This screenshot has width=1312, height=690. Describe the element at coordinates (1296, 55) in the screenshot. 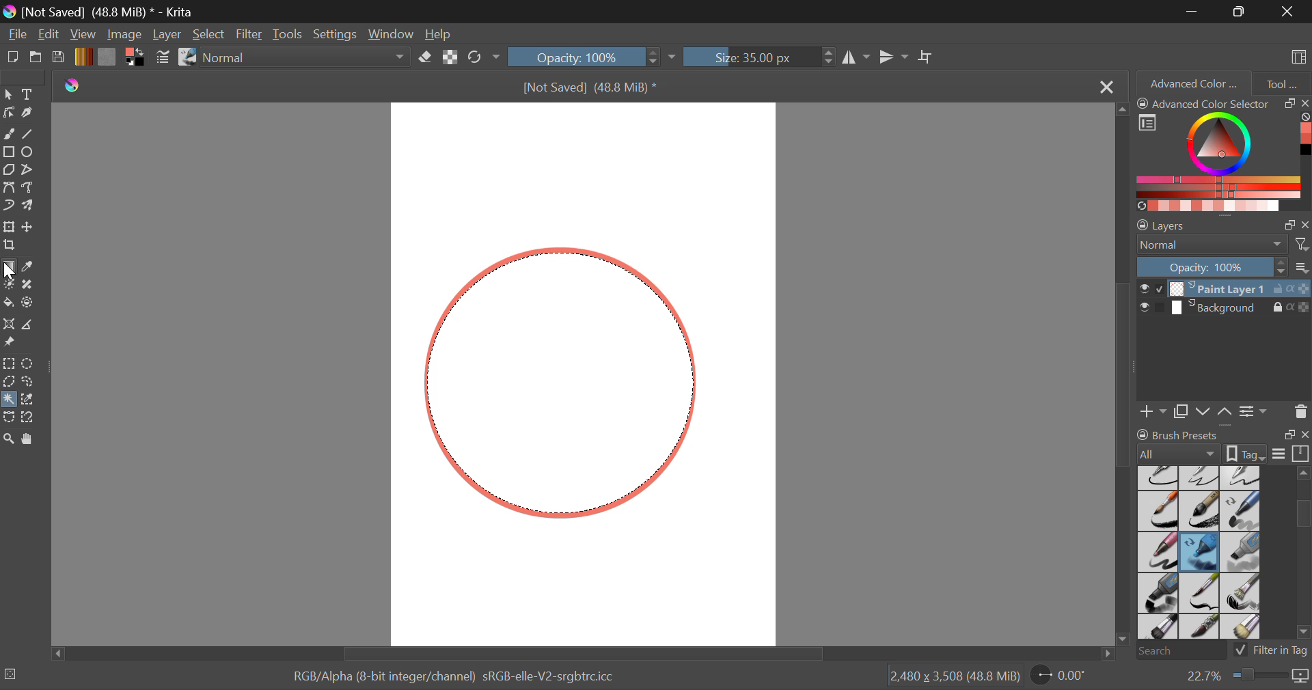

I see `Choose Workspace` at that location.